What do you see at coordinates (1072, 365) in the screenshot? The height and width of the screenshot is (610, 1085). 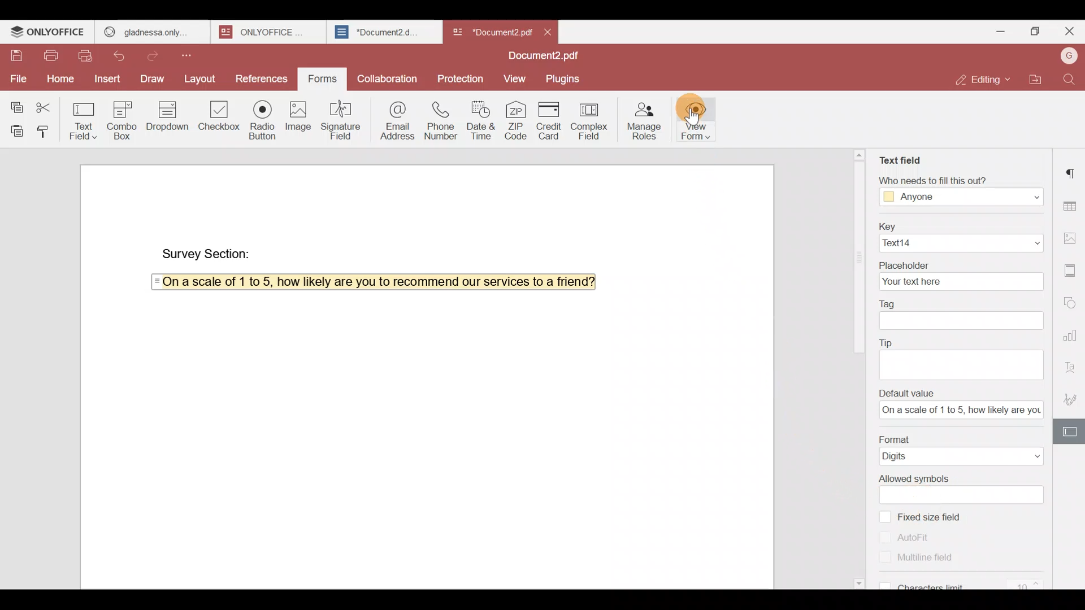 I see `Text Art settings` at bounding box center [1072, 365].